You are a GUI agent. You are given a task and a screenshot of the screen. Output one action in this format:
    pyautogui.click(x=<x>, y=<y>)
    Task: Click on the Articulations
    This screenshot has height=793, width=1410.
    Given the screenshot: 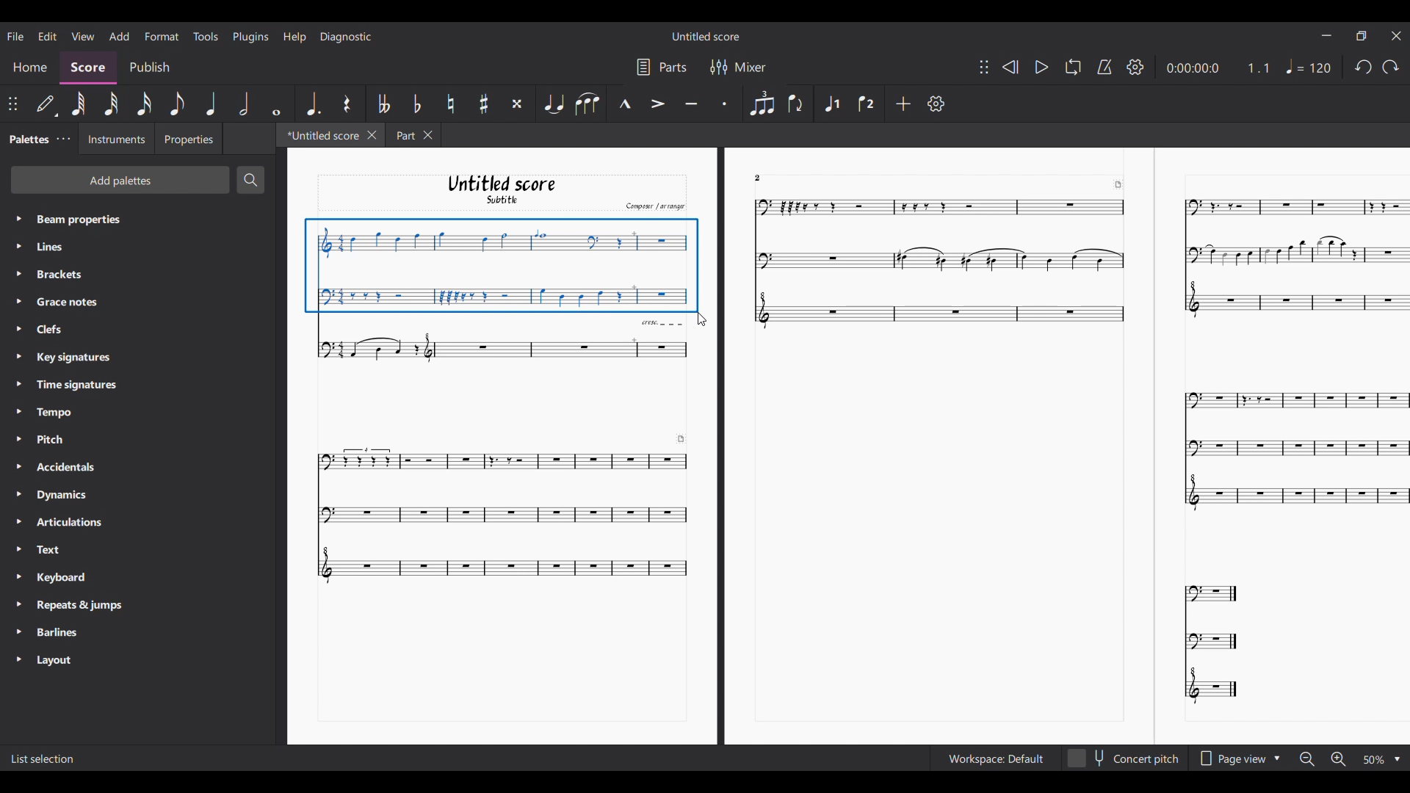 What is the action you would take?
    pyautogui.click(x=73, y=521)
    